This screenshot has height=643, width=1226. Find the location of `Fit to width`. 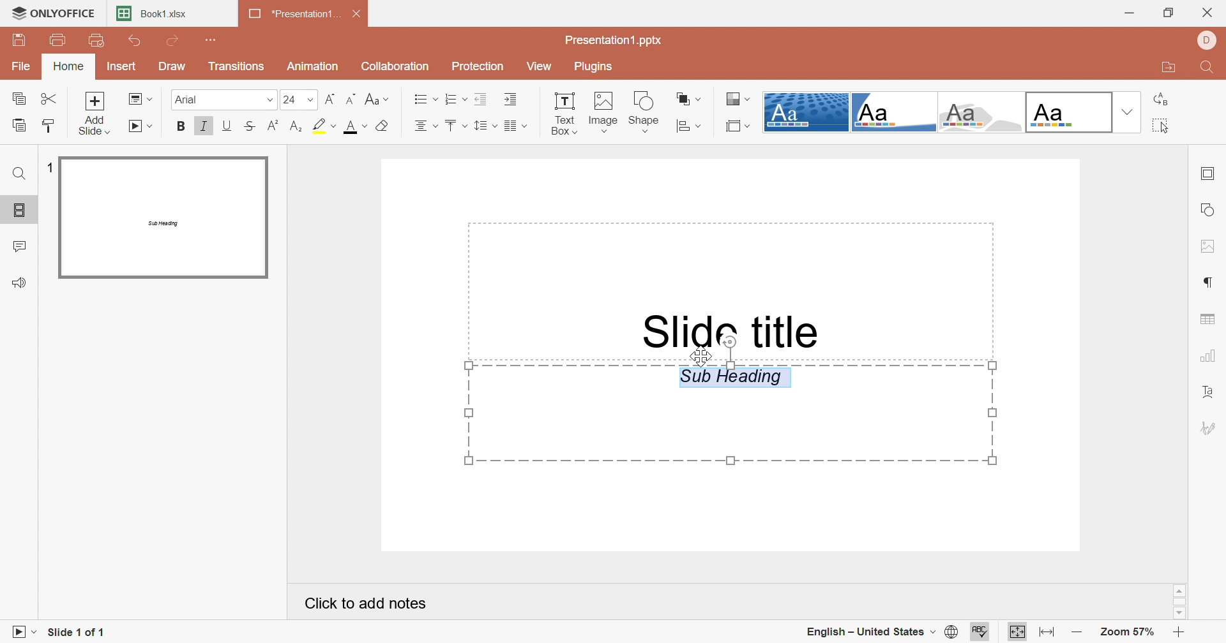

Fit to width is located at coordinates (1046, 630).